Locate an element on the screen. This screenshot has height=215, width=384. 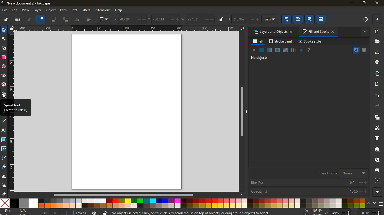
image is located at coordinates (124, 111).